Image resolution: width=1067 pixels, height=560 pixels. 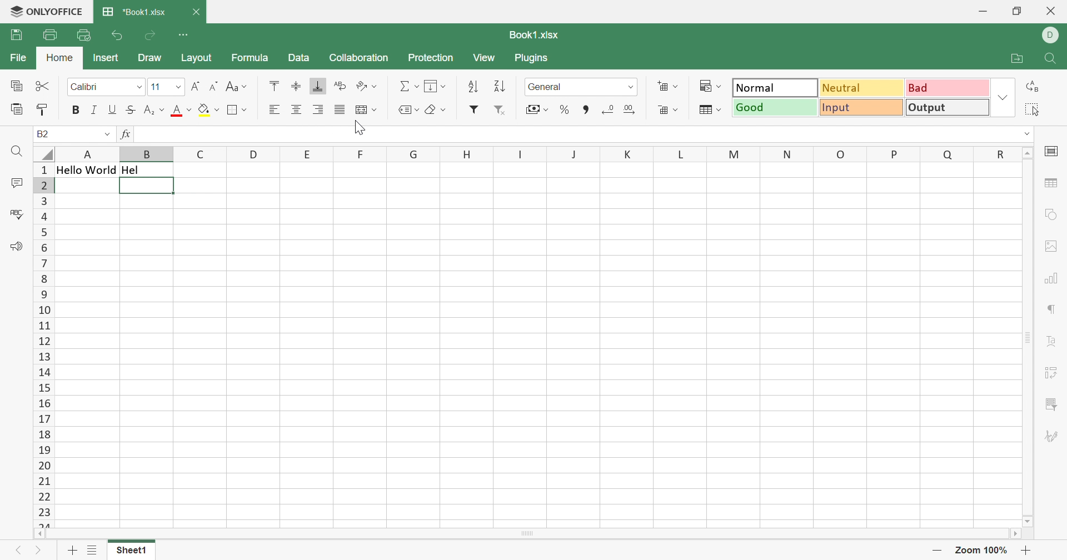 I want to click on Scroll up, so click(x=1028, y=153).